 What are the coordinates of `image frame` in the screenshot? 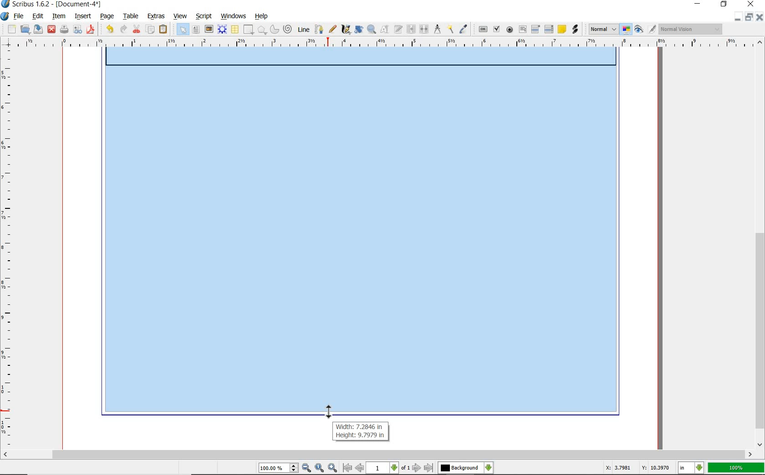 It's located at (209, 30).